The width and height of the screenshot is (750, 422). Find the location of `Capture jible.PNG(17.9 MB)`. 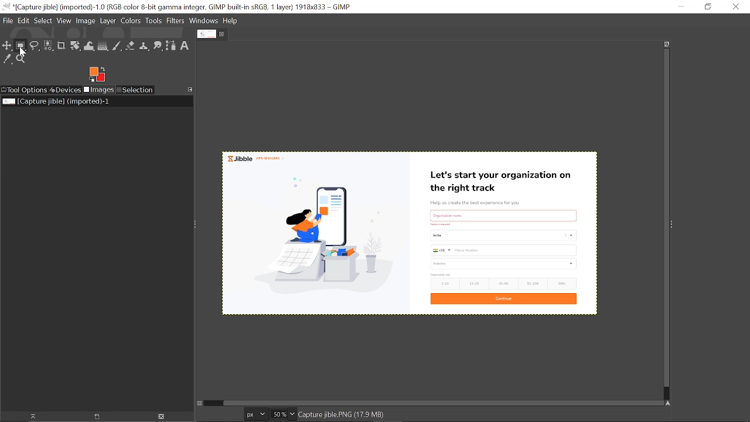

Capture jible.PNG(17.9 MB) is located at coordinates (342, 415).